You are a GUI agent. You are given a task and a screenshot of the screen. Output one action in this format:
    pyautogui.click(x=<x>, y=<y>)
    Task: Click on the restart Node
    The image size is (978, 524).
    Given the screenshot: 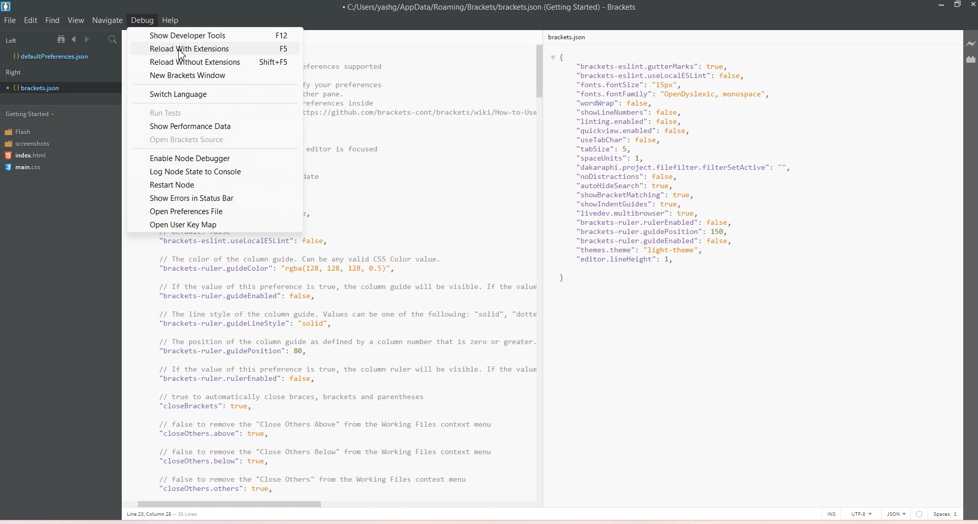 What is the action you would take?
    pyautogui.click(x=211, y=184)
    